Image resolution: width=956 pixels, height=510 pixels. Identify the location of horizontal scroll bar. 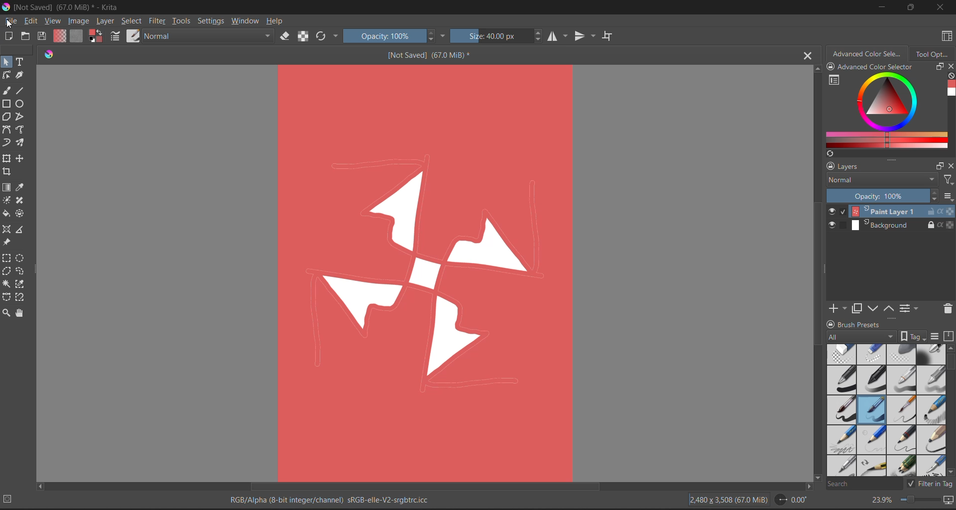
(950, 363).